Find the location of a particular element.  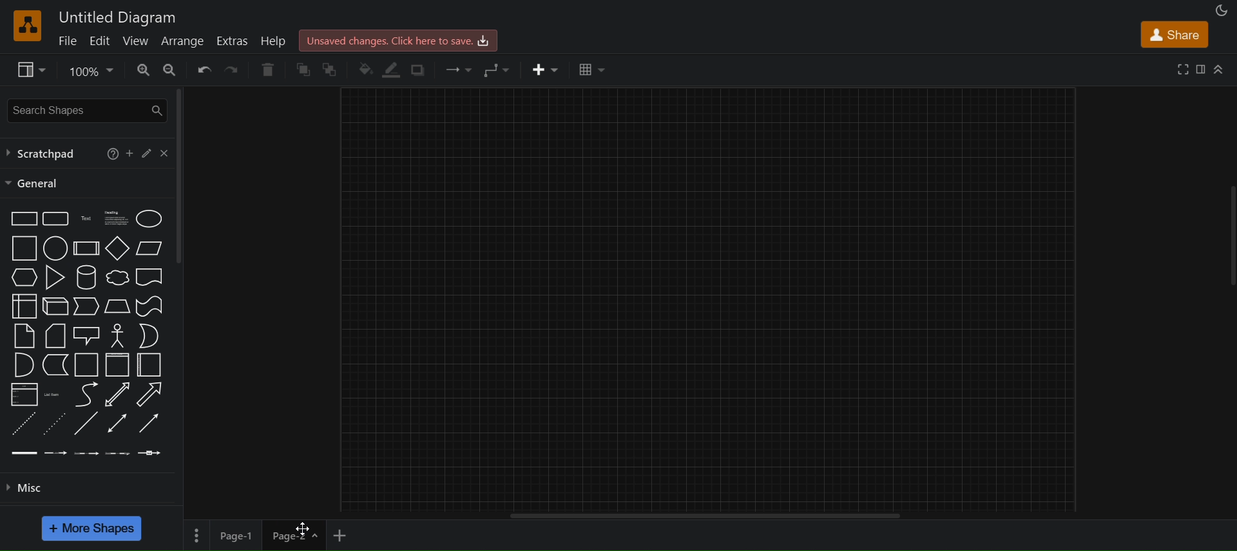

undo is located at coordinates (201, 70).